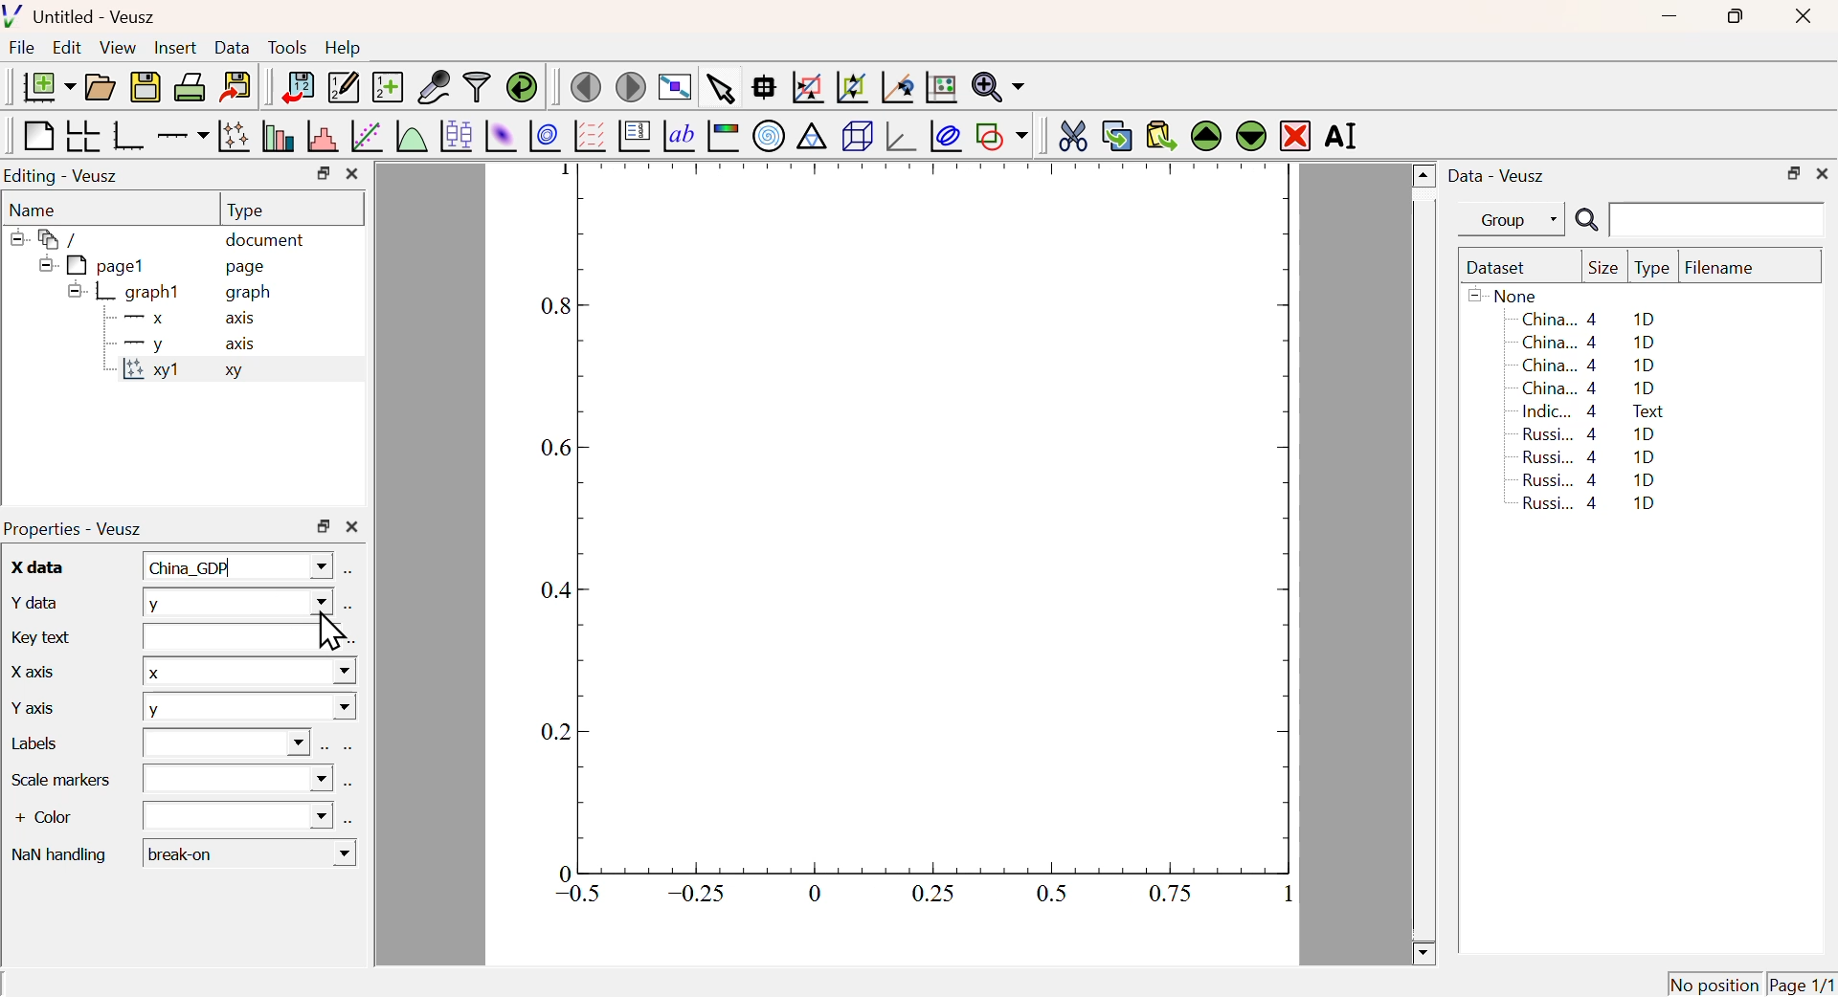 The width and height of the screenshot is (1838, 997). Describe the element at coordinates (344, 48) in the screenshot. I see `Help` at that location.